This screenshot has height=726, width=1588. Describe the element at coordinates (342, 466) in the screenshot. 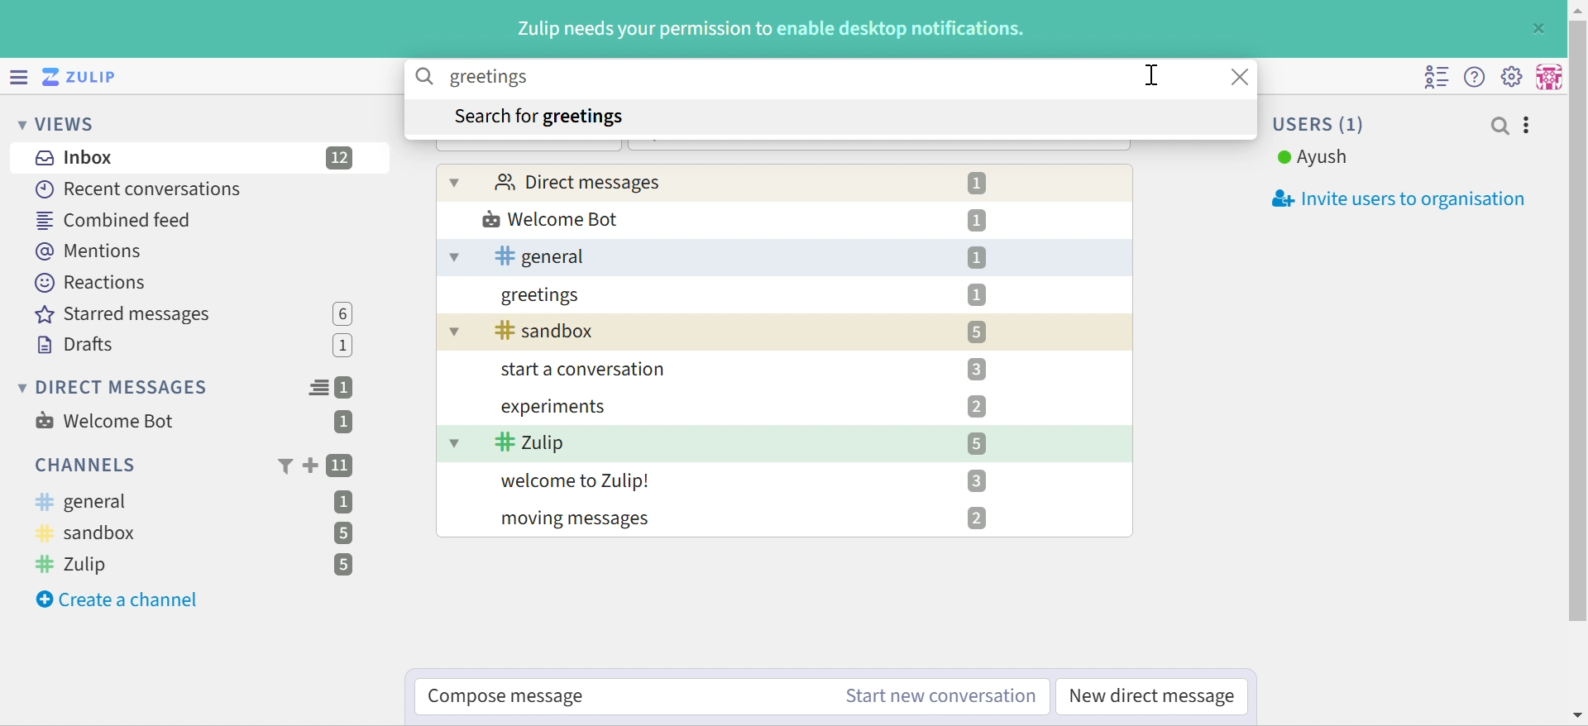

I see `11` at that location.